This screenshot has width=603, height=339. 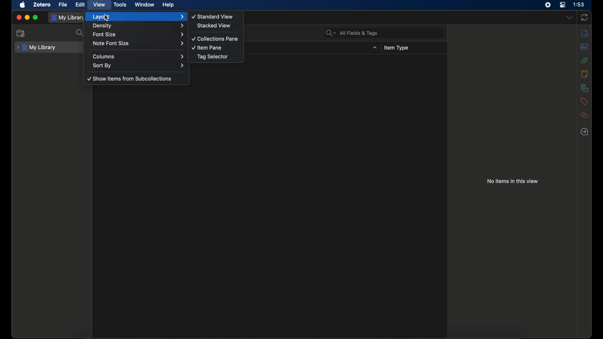 What do you see at coordinates (207, 48) in the screenshot?
I see `item pane` at bounding box center [207, 48].